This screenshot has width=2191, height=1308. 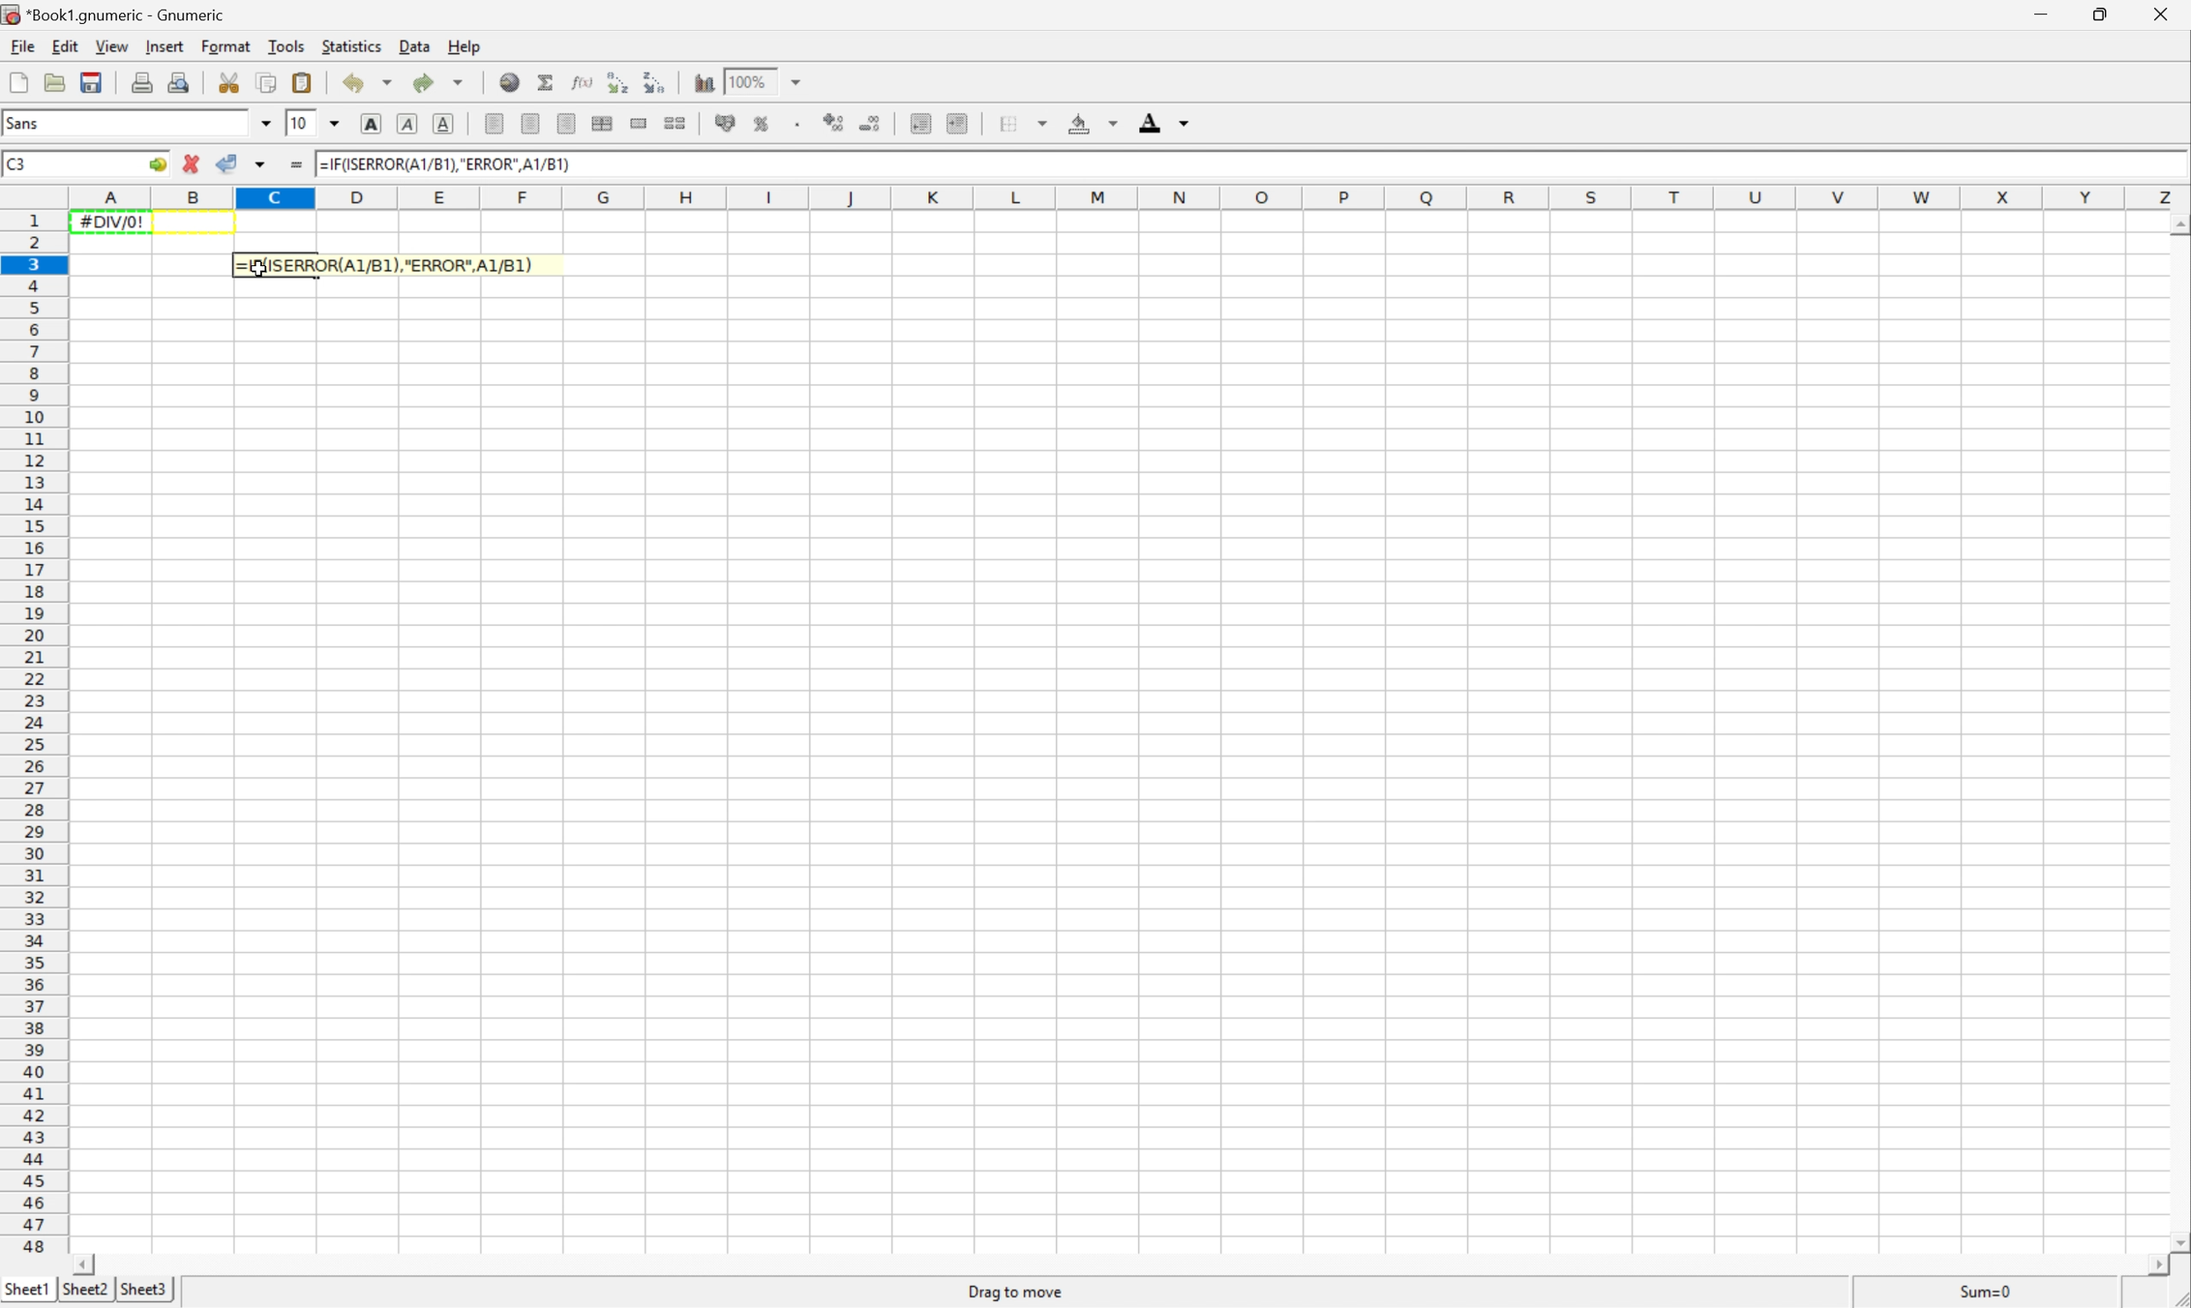 What do you see at coordinates (799, 124) in the screenshot?
I see `Set the format of the selected cells to include a thousands separator` at bounding box center [799, 124].